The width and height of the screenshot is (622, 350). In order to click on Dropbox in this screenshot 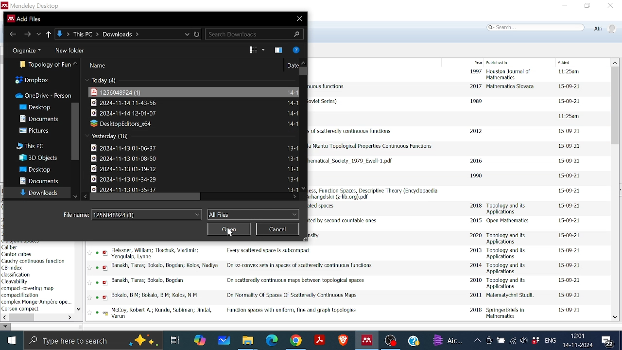, I will do `click(535, 340)`.